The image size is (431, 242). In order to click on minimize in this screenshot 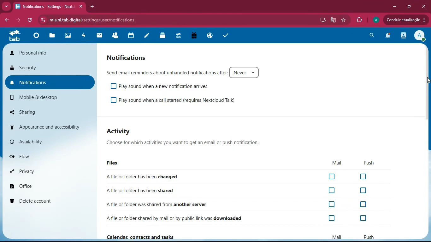, I will do `click(395, 6)`.